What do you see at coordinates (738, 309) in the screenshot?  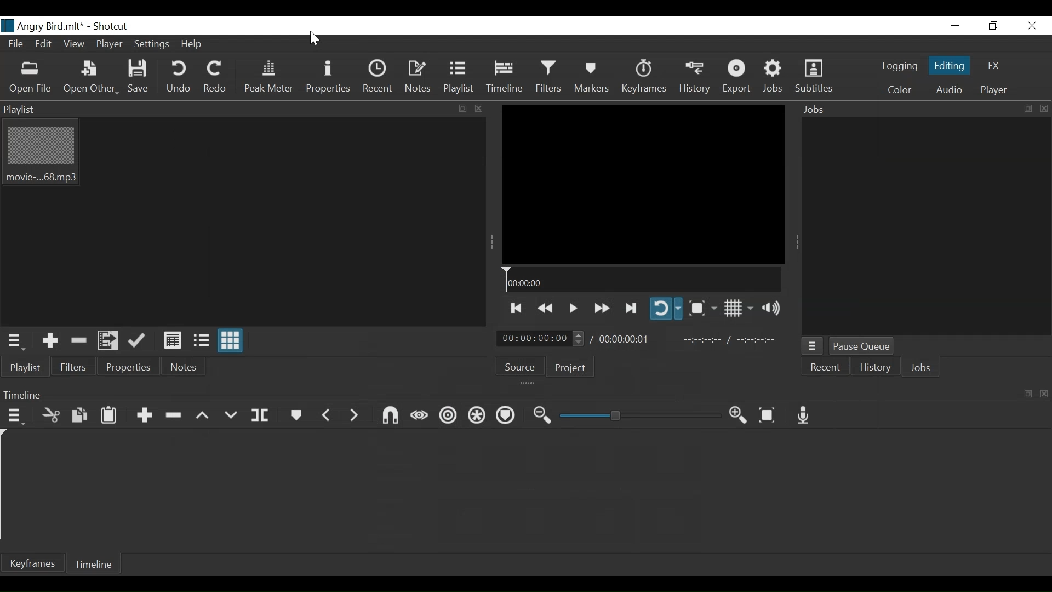 I see `Toggle display grid on player` at bounding box center [738, 309].